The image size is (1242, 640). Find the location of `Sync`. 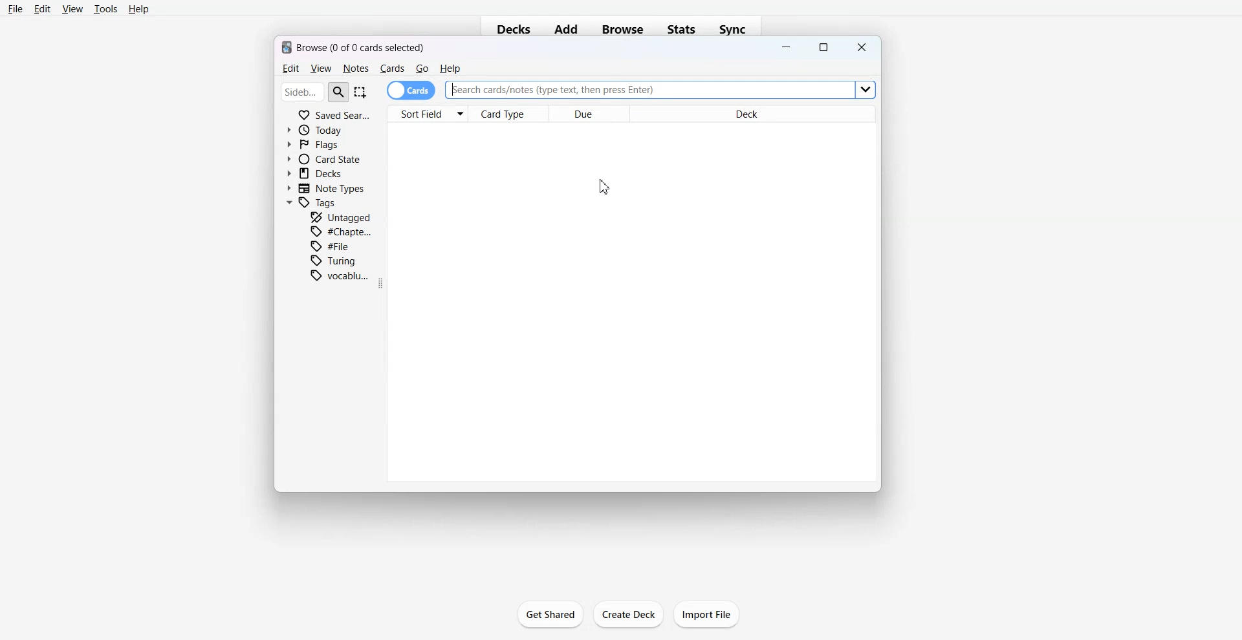

Sync is located at coordinates (737, 29).